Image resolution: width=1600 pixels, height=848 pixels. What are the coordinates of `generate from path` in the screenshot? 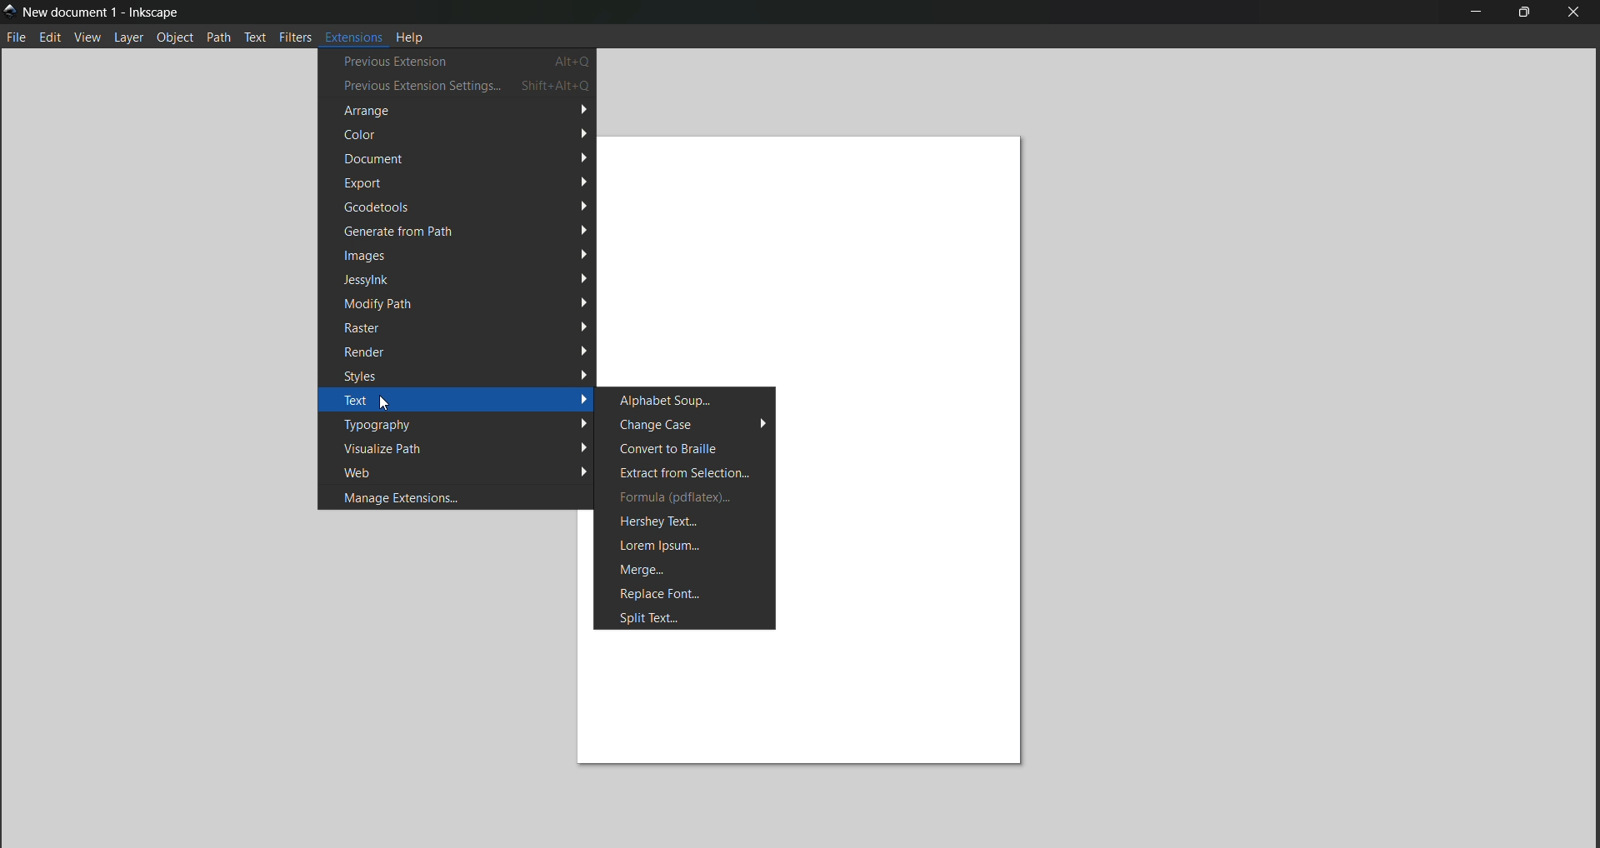 It's located at (456, 231).